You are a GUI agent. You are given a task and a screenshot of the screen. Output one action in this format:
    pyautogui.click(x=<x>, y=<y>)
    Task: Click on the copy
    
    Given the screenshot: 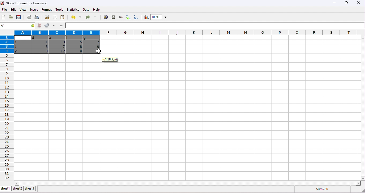 What is the action you would take?
    pyautogui.click(x=54, y=17)
    